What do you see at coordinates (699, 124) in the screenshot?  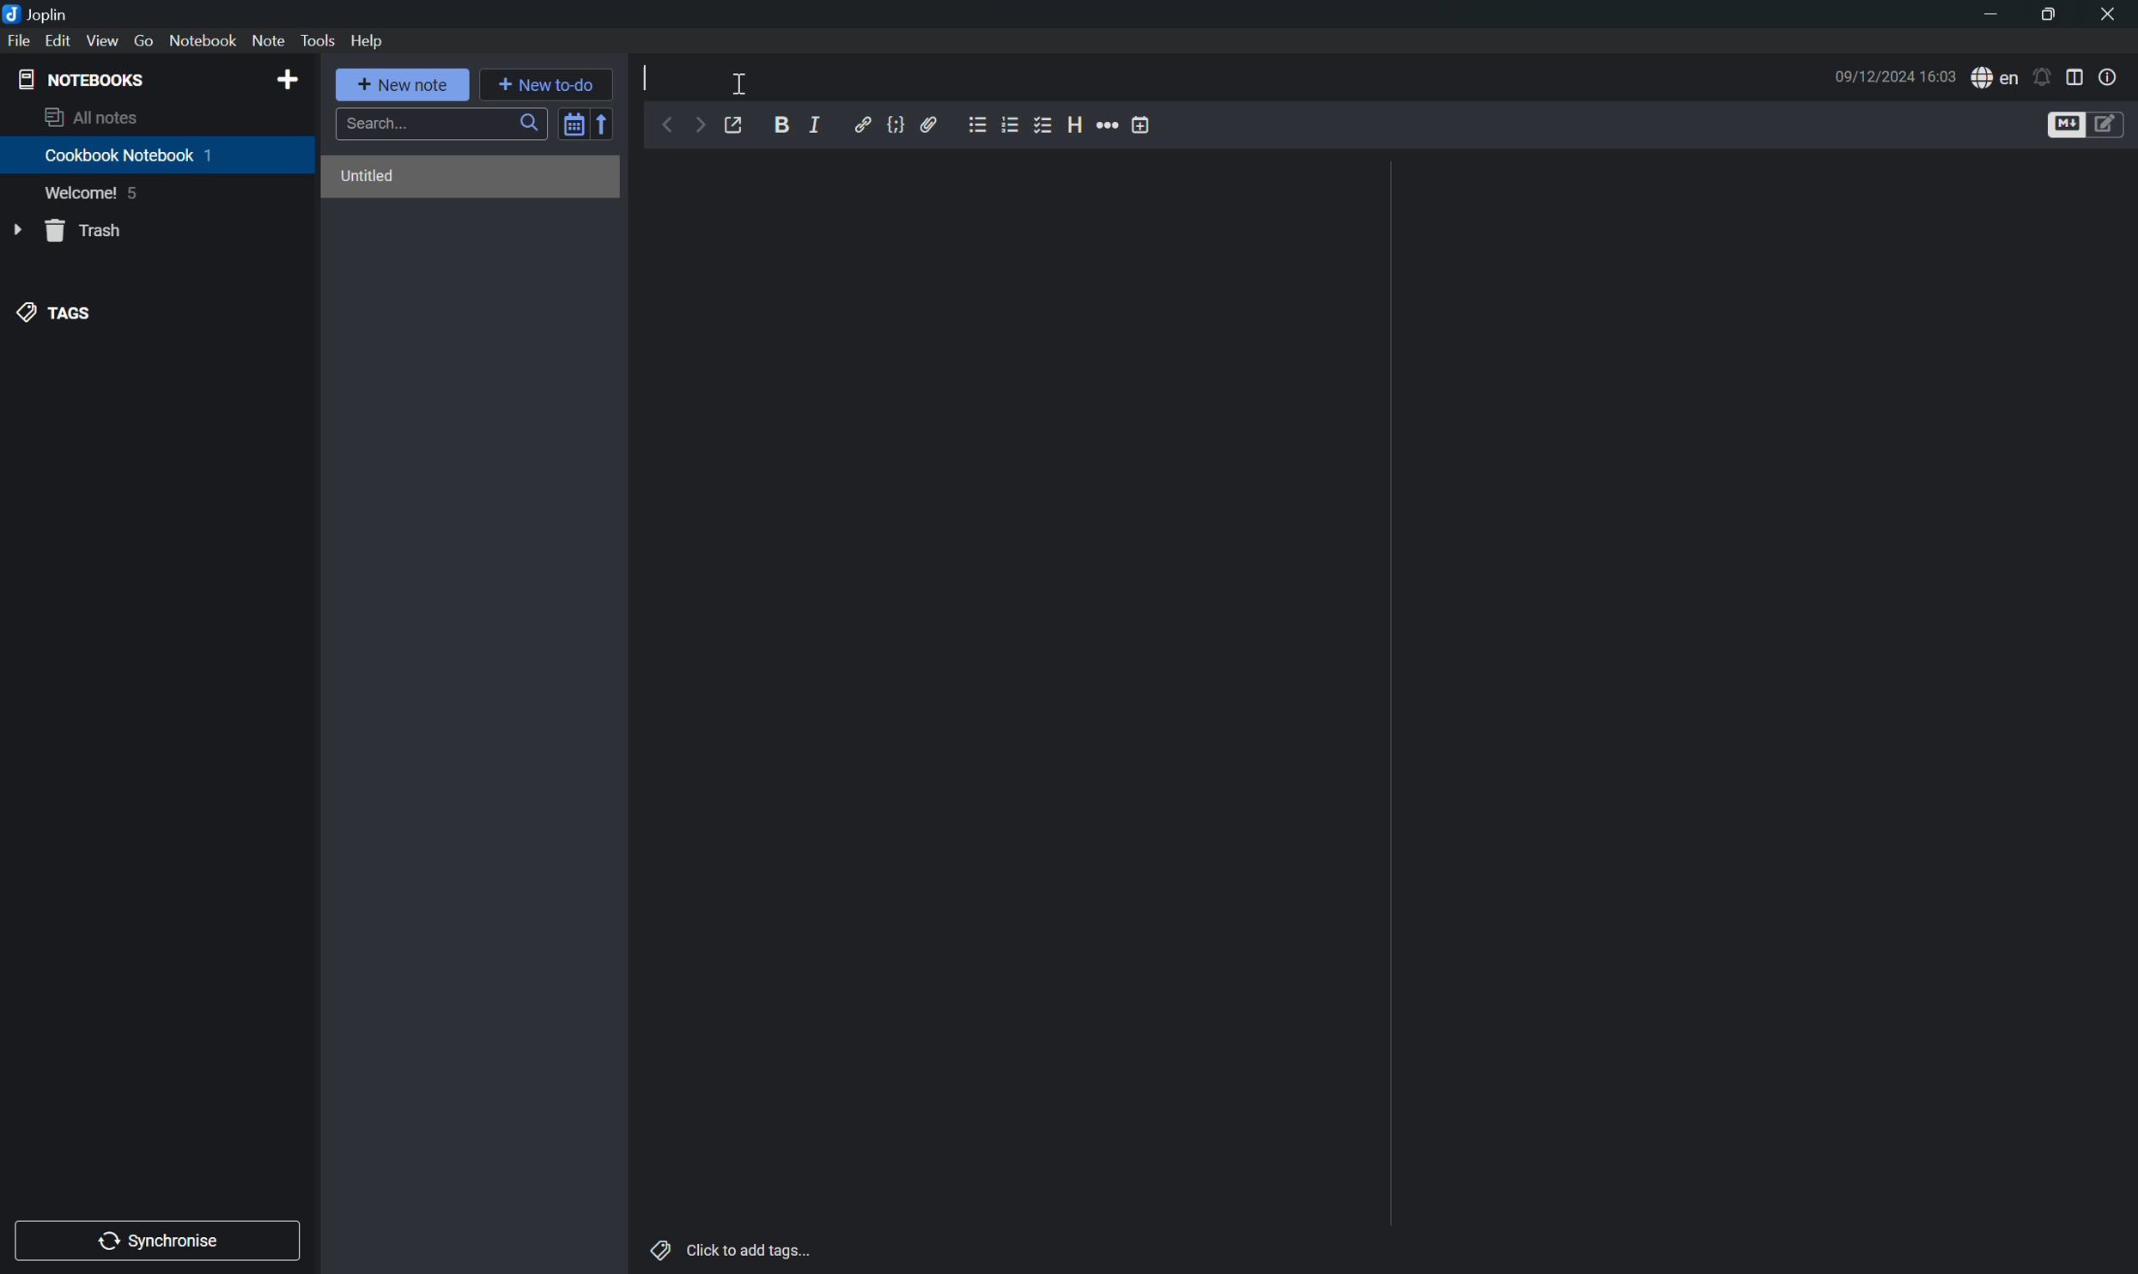 I see `Forward` at bounding box center [699, 124].